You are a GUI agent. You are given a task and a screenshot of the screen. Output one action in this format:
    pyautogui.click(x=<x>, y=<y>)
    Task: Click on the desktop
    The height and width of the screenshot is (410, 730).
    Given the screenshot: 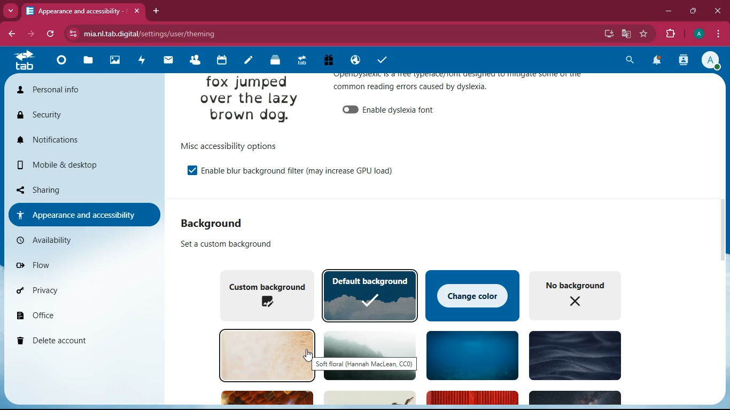 What is the action you would take?
    pyautogui.click(x=603, y=33)
    